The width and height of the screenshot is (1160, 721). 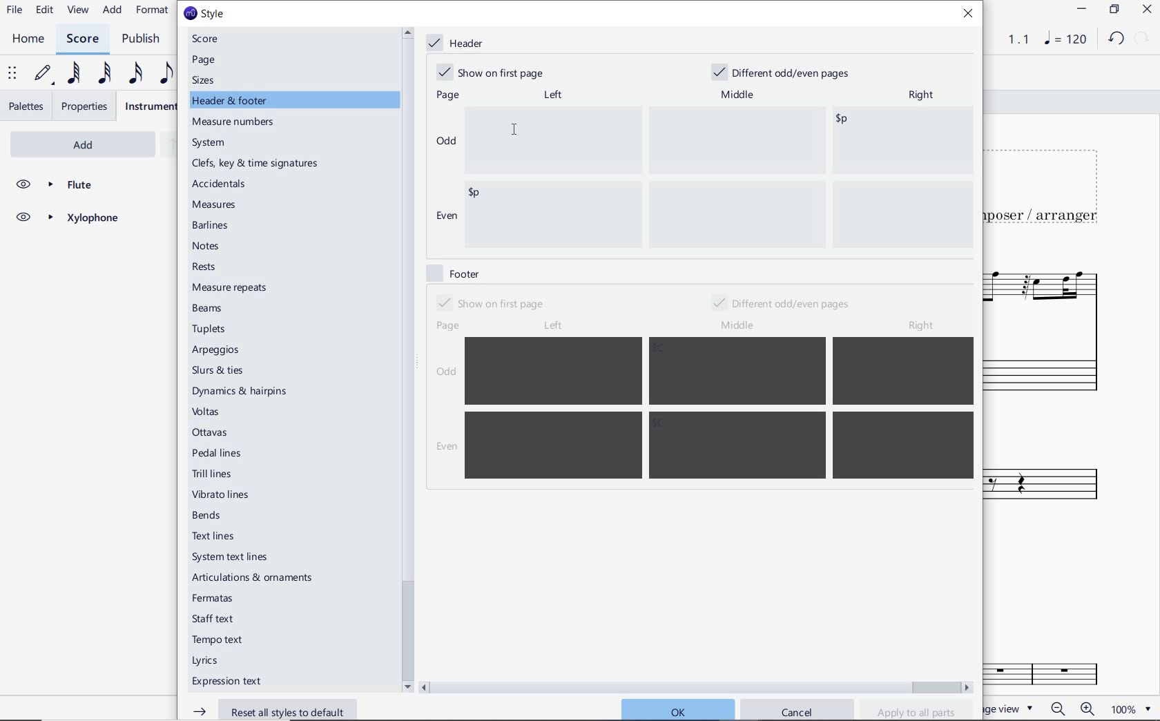 I want to click on notes, so click(x=206, y=246).